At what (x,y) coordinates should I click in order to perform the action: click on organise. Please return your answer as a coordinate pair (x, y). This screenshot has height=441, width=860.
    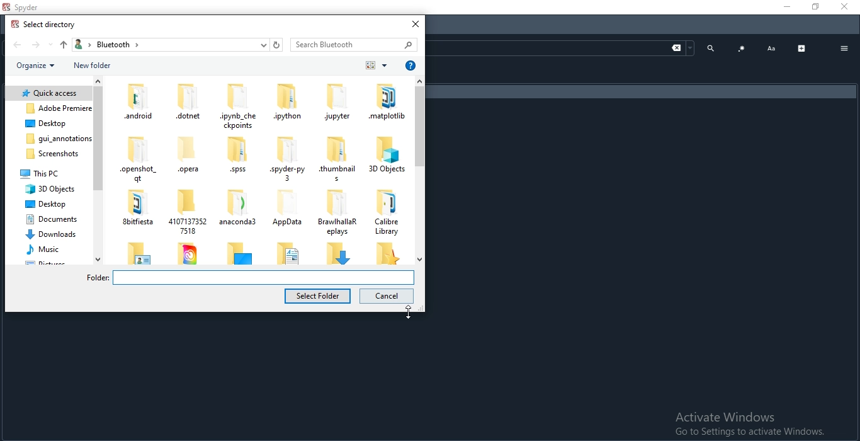
    Looking at the image, I should click on (34, 67).